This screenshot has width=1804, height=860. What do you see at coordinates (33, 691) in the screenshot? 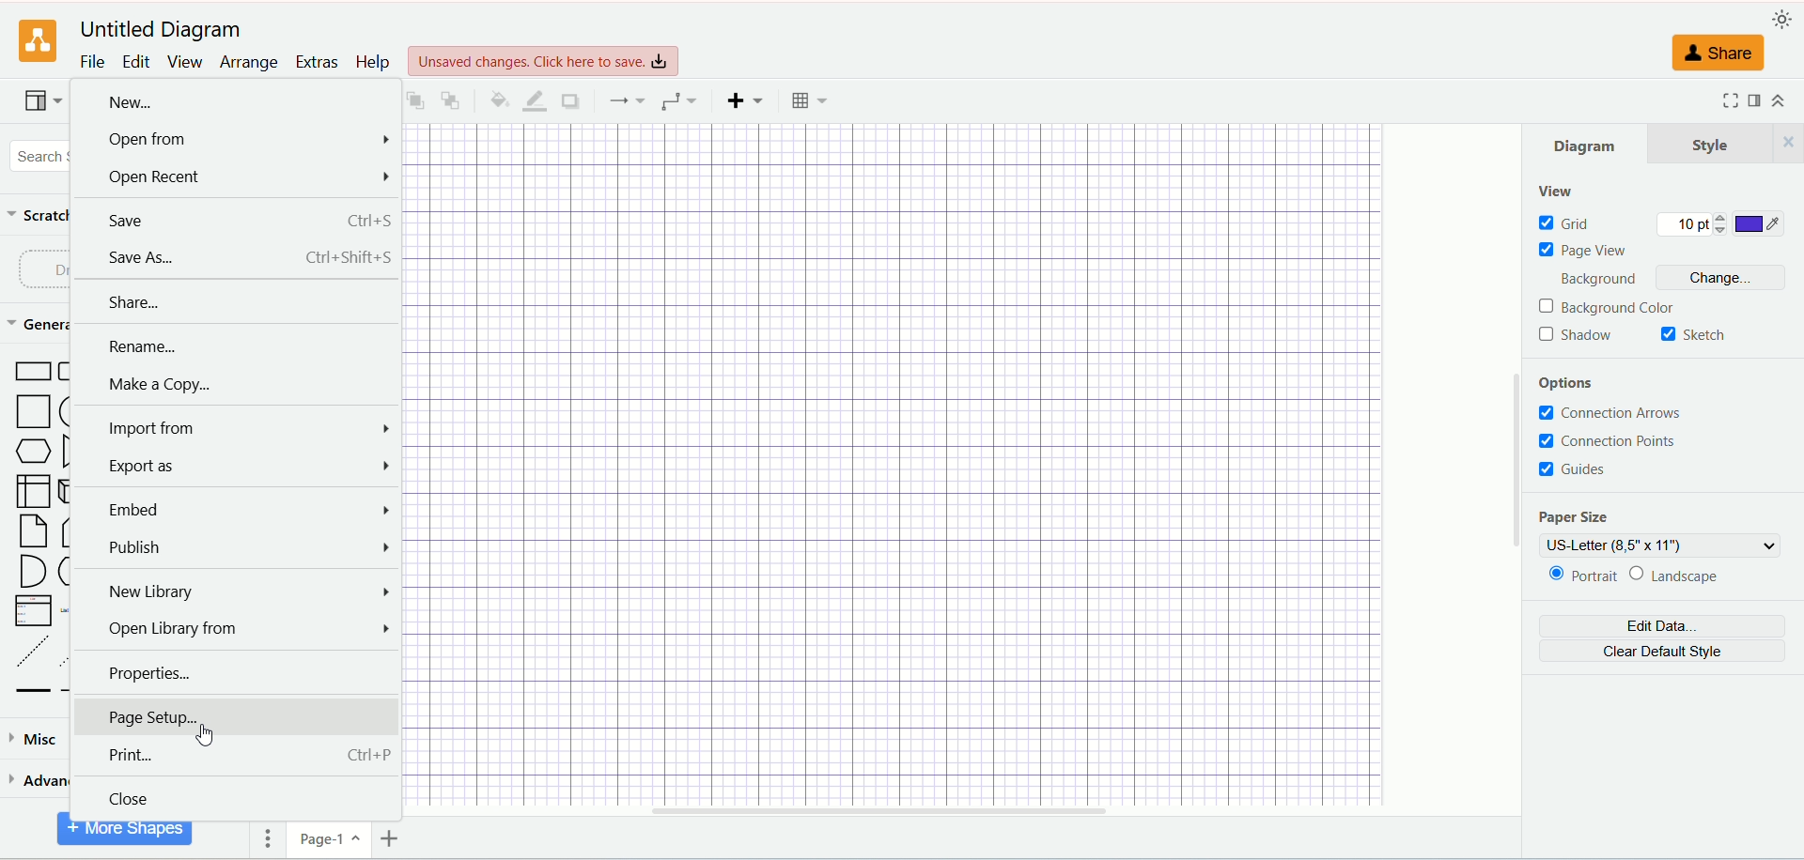
I see `Link` at bounding box center [33, 691].